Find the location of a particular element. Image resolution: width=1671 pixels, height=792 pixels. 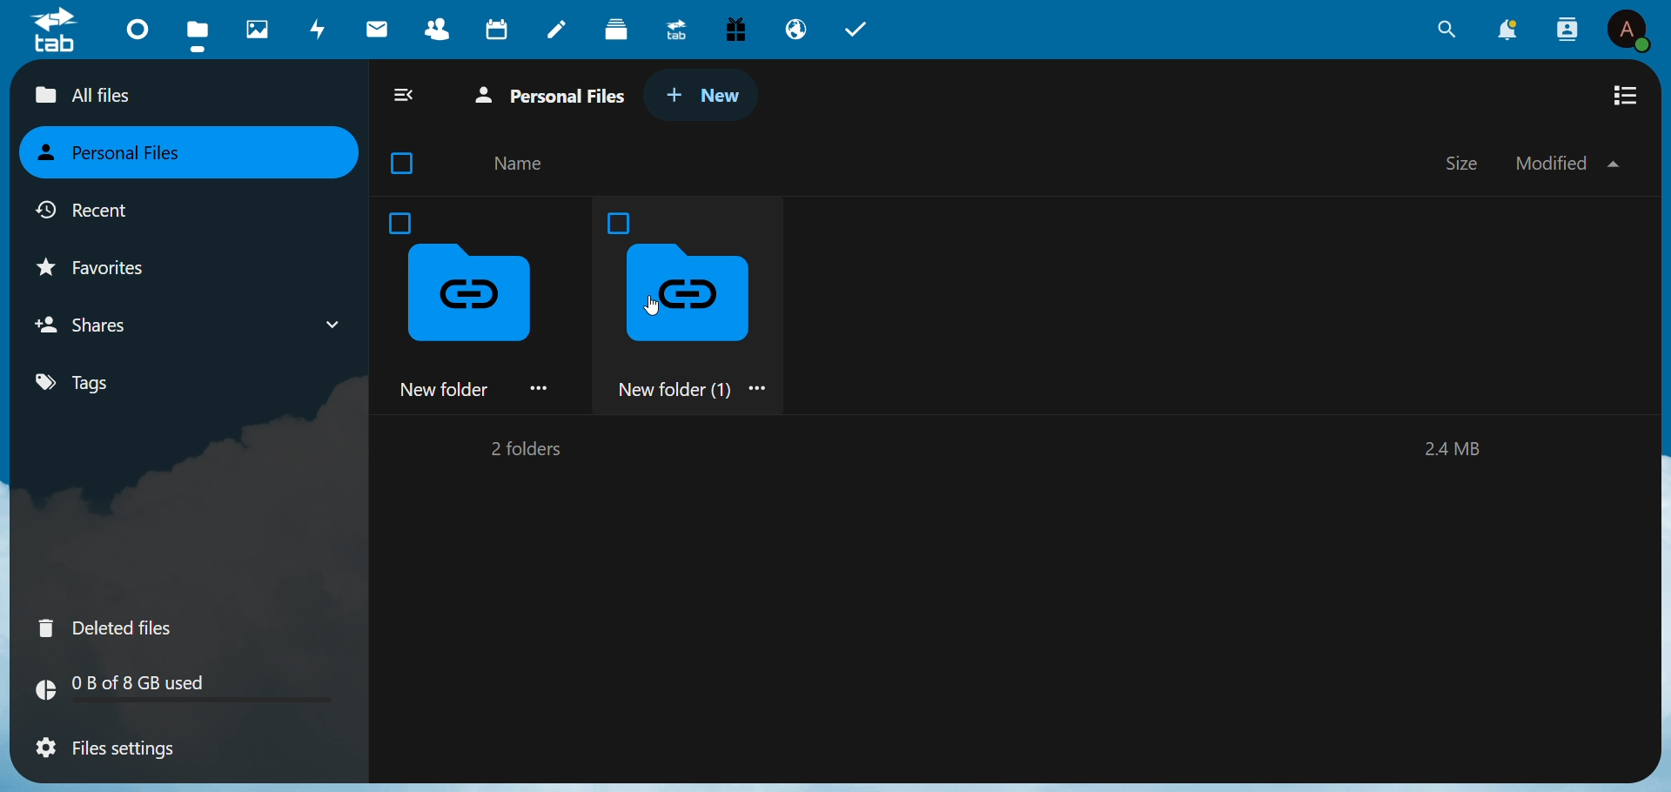

memory is located at coordinates (196, 688).